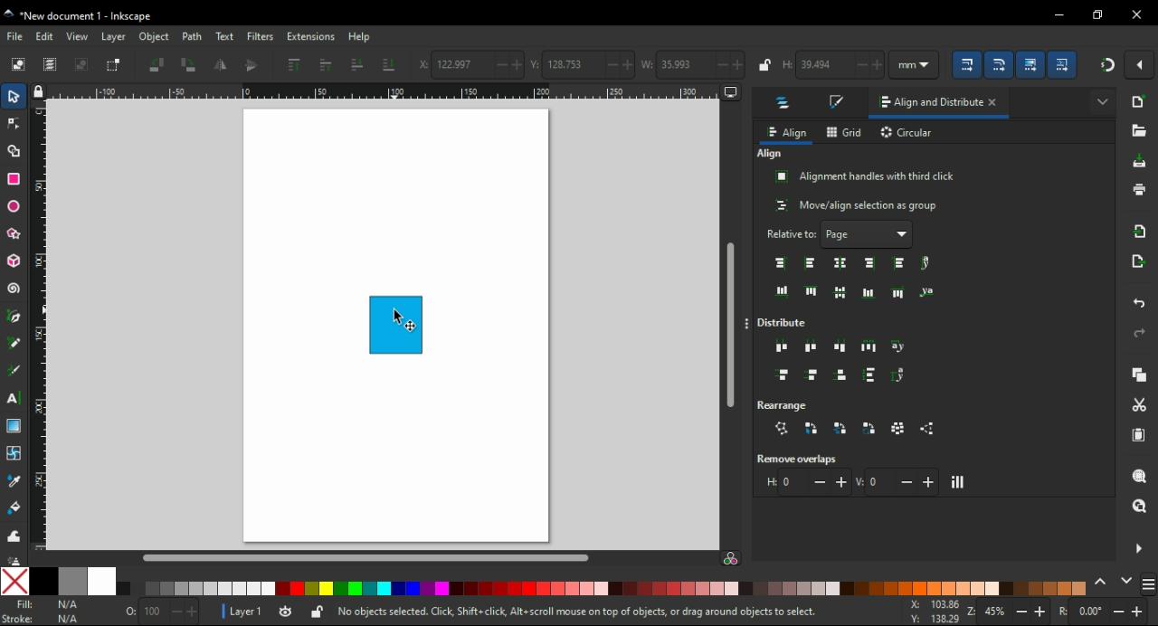  Describe the element at coordinates (998, 66) in the screenshot. I see `when scaling rectancle, scale the radii in same proportion` at that location.